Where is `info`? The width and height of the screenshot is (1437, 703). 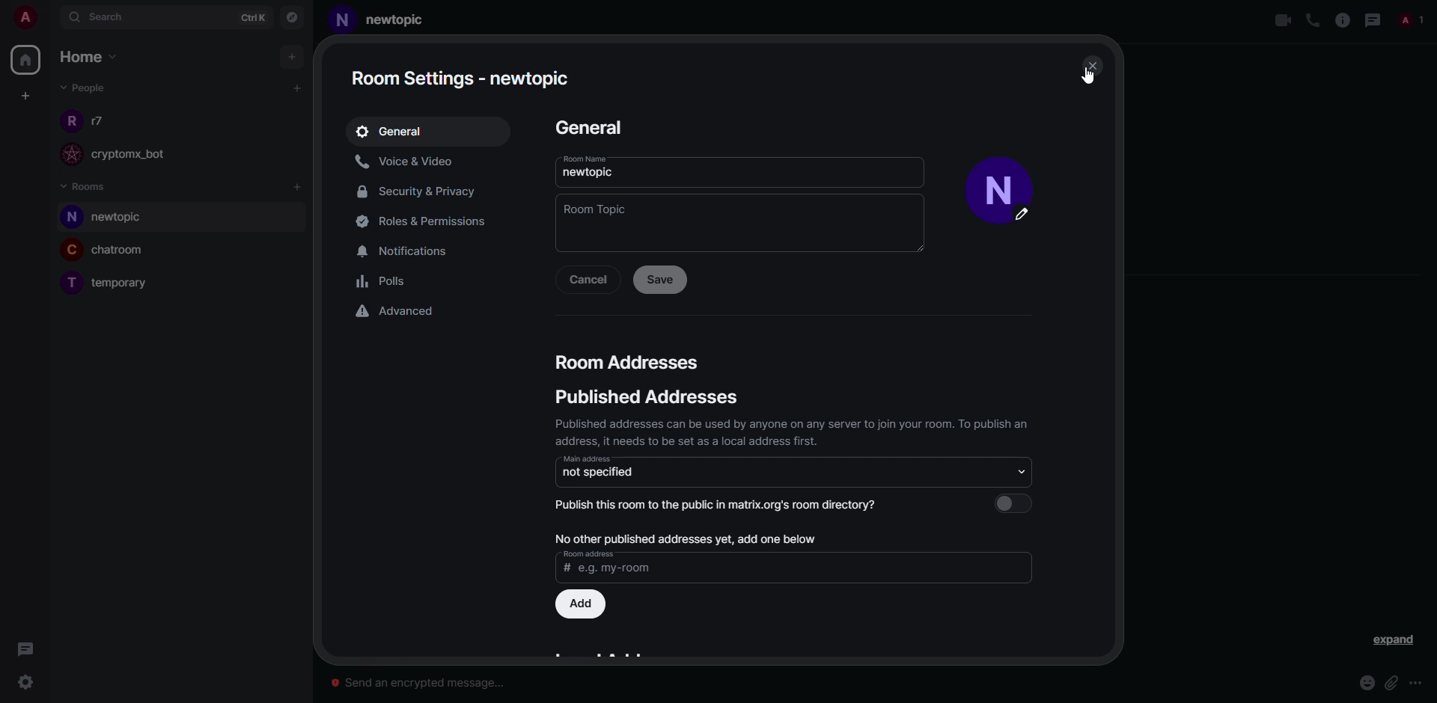
info is located at coordinates (1341, 19).